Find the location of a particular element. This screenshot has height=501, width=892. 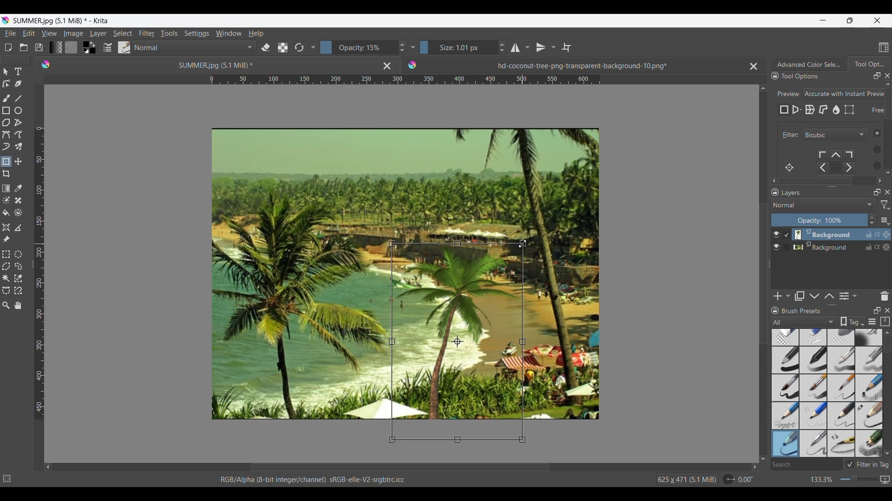

Image is located at coordinates (73, 33).